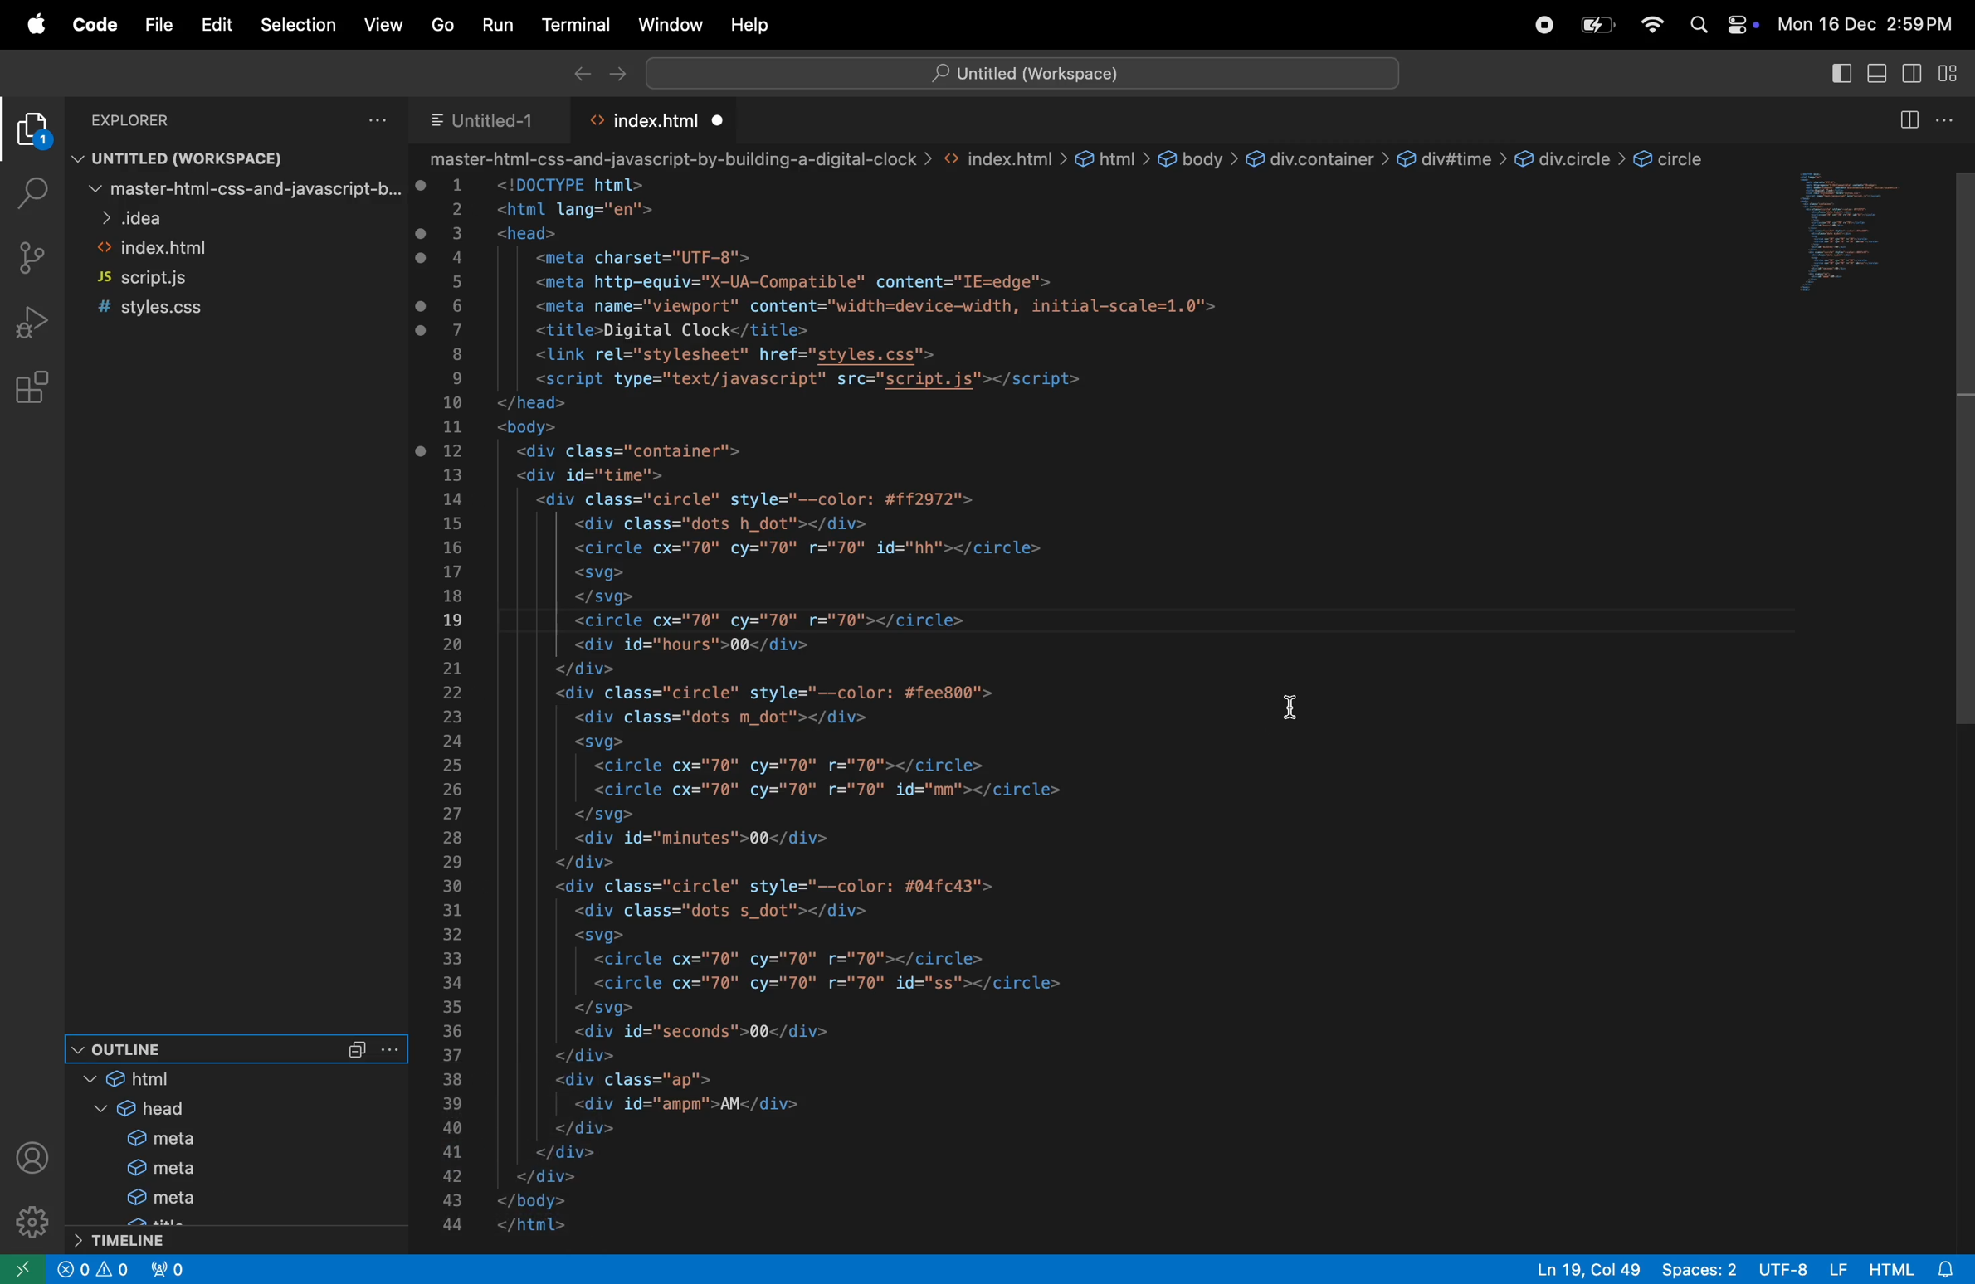  What do you see at coordinates (29, 387) in the screenshot?
I see `extensions` at bounding box center [29, 387].